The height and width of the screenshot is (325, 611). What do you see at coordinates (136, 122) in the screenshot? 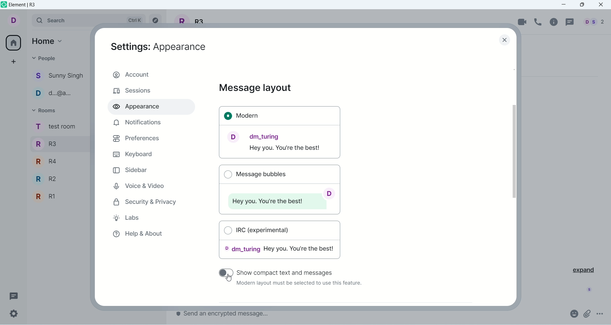
I see `notification` at bounding box center [136, 122].